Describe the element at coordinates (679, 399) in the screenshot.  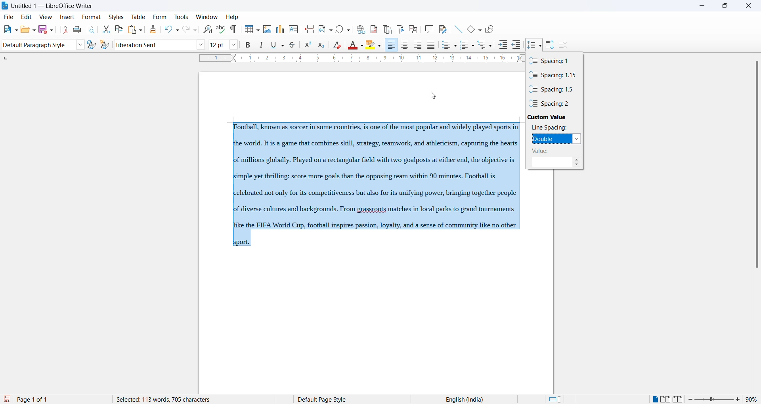
I see `book view` at that location.